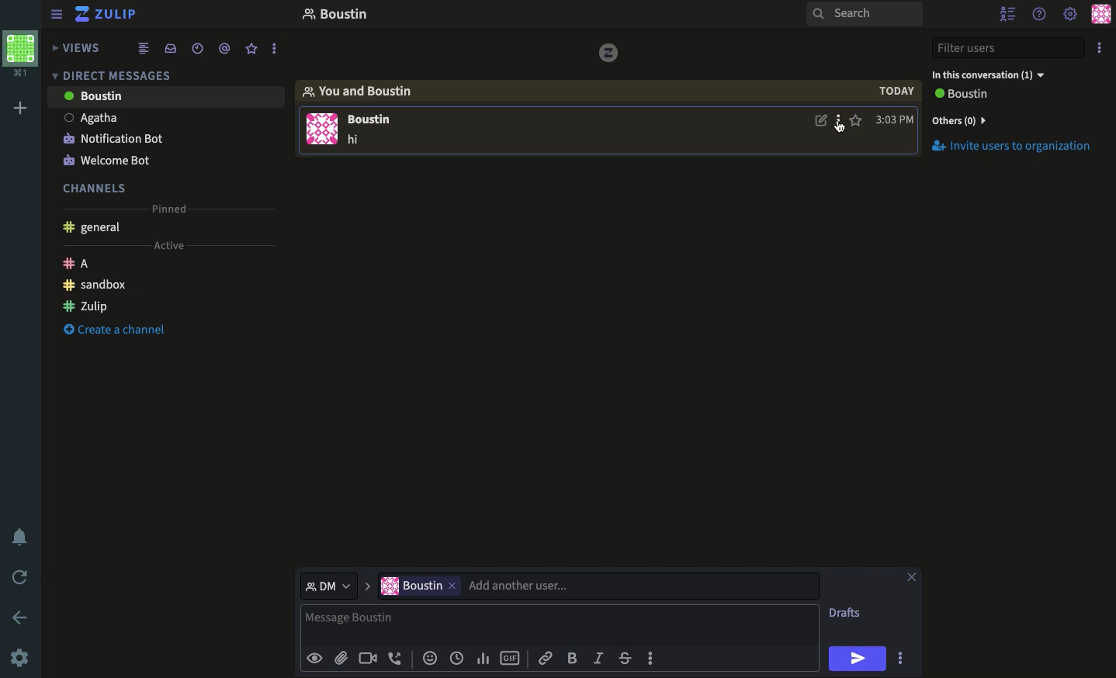  What do you see at coordinates (1015, 119) in the screenshot?
I see `Invite users to organization` at bounding box center [1015, 119].